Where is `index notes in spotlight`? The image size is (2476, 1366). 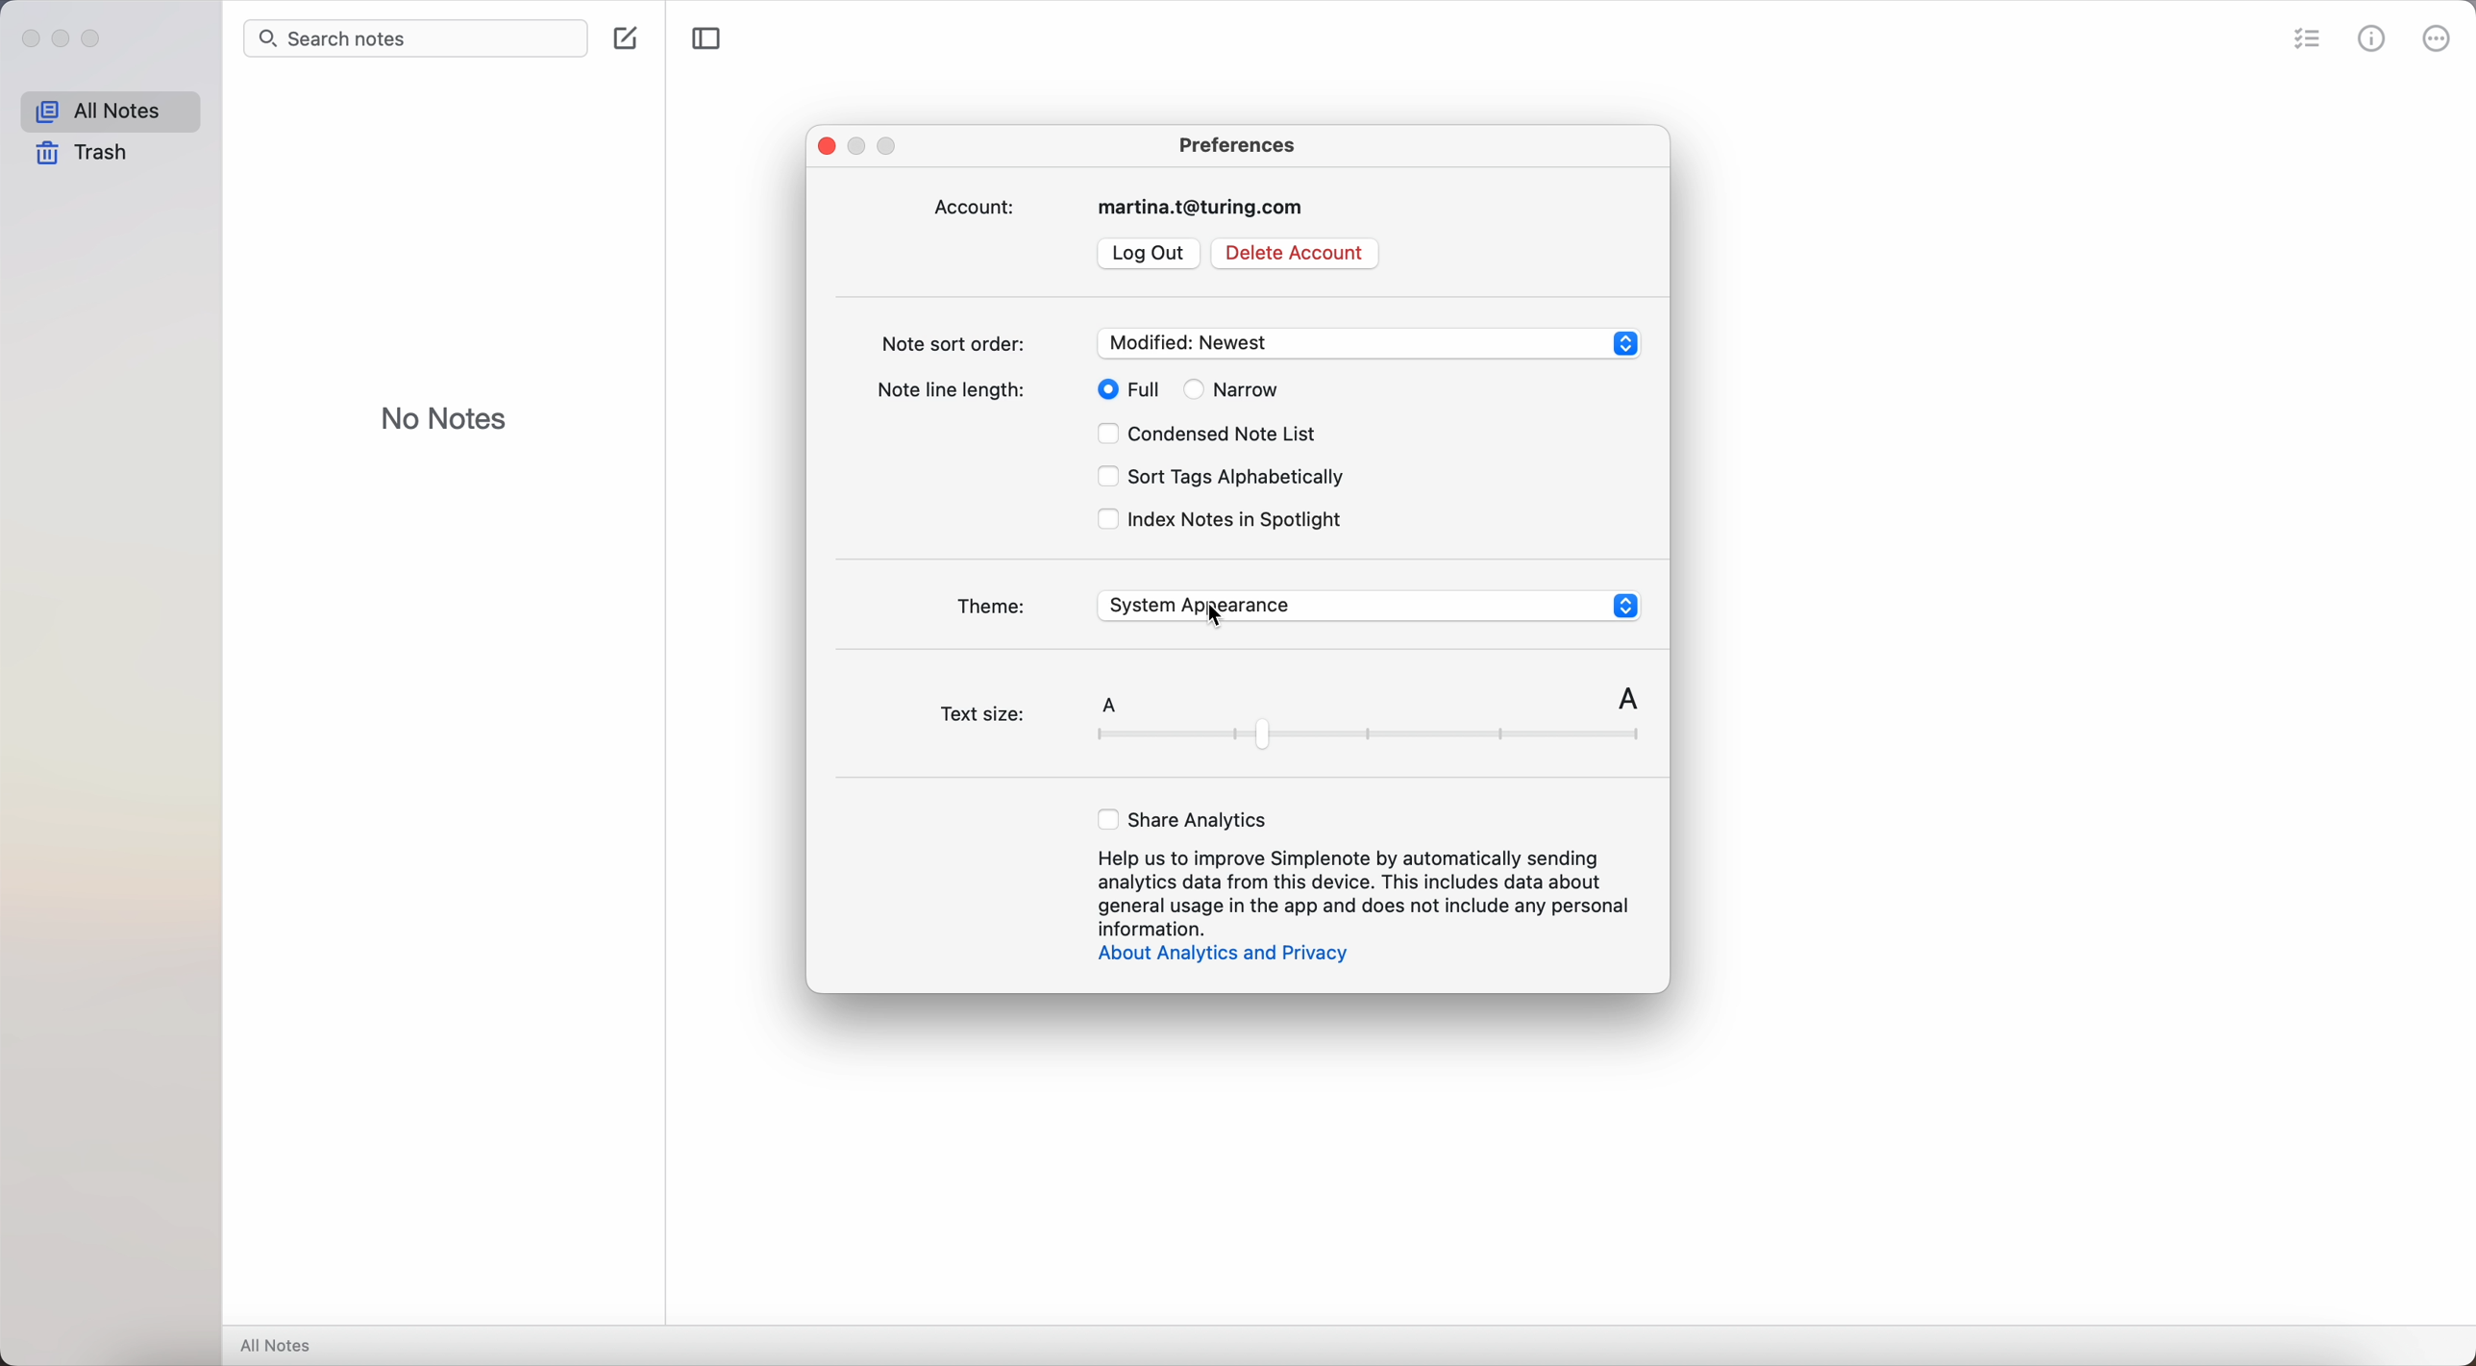 index notes in spotlight is located at coordinates (1221, 520).